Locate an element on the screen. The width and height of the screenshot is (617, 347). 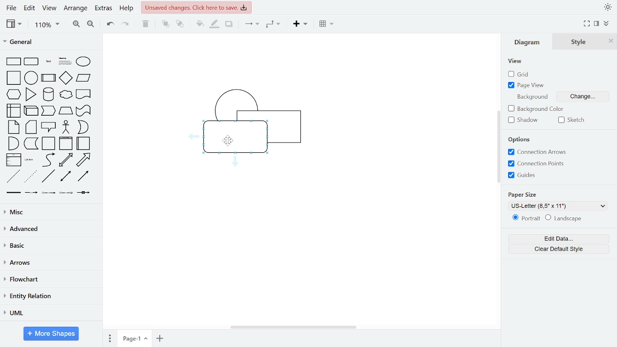
connector is located at coordinates (251, 27).